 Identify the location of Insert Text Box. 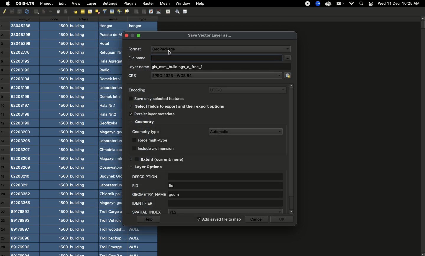
(42, 12).